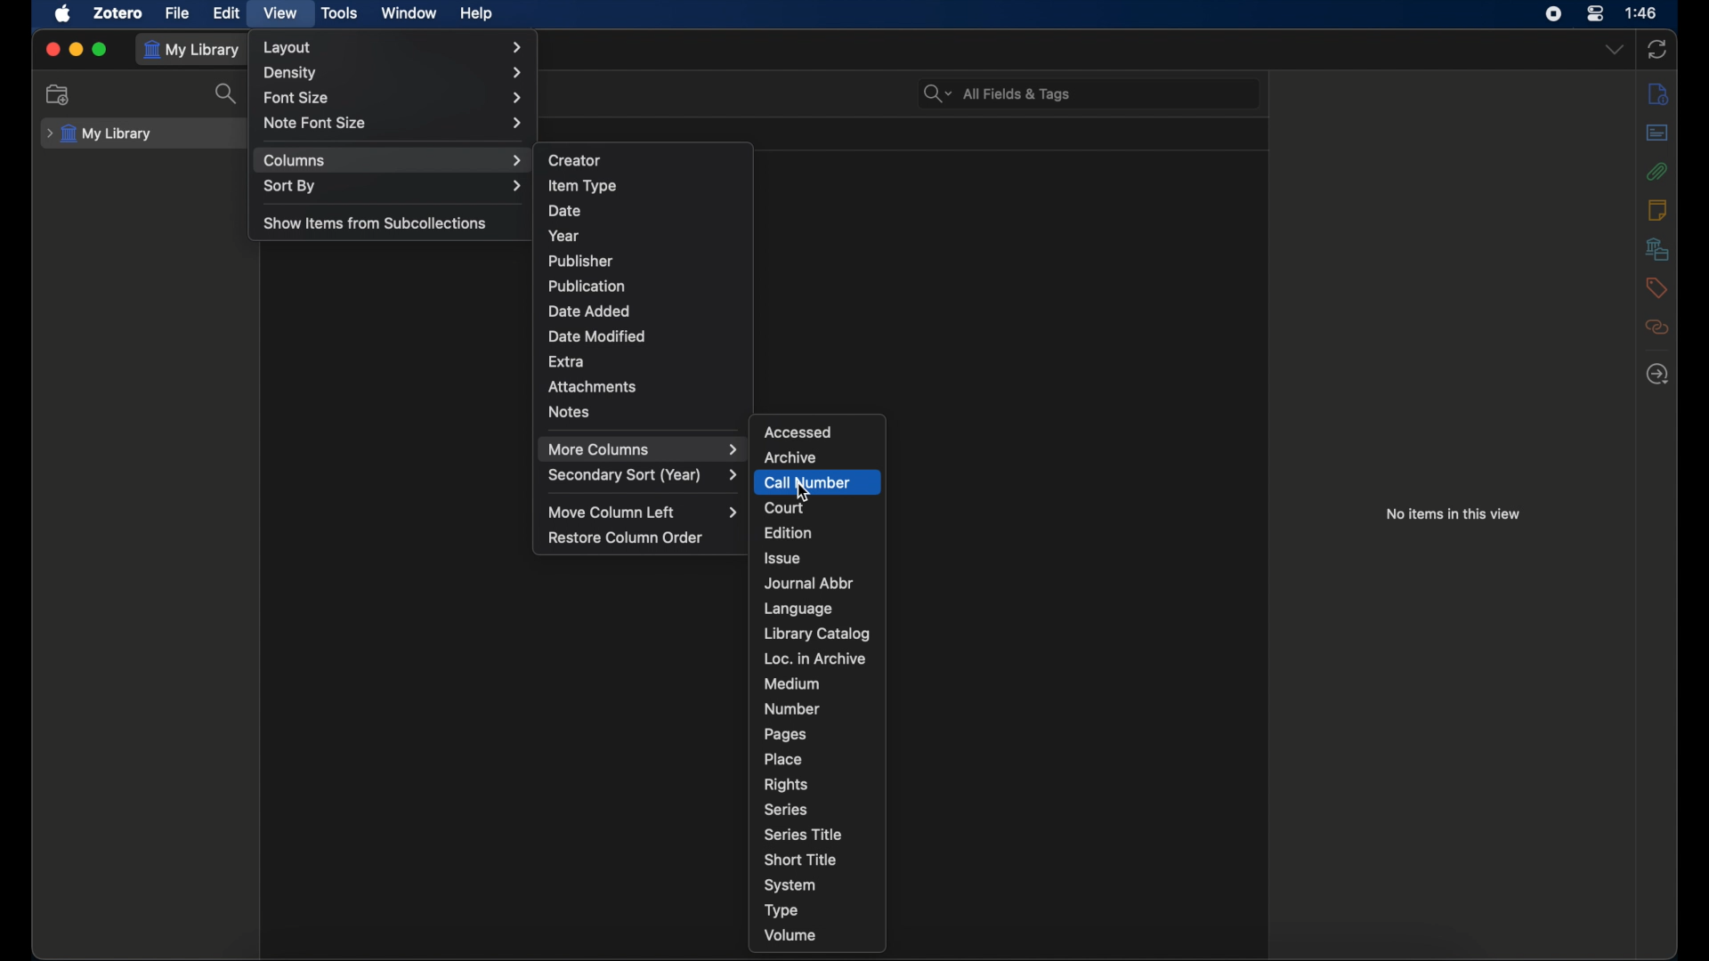 This screenshot has width=1709, height=961. What do you see at coordinates (176, 12) in the screenshot?
I see `file` at bounding box center [176, 12].